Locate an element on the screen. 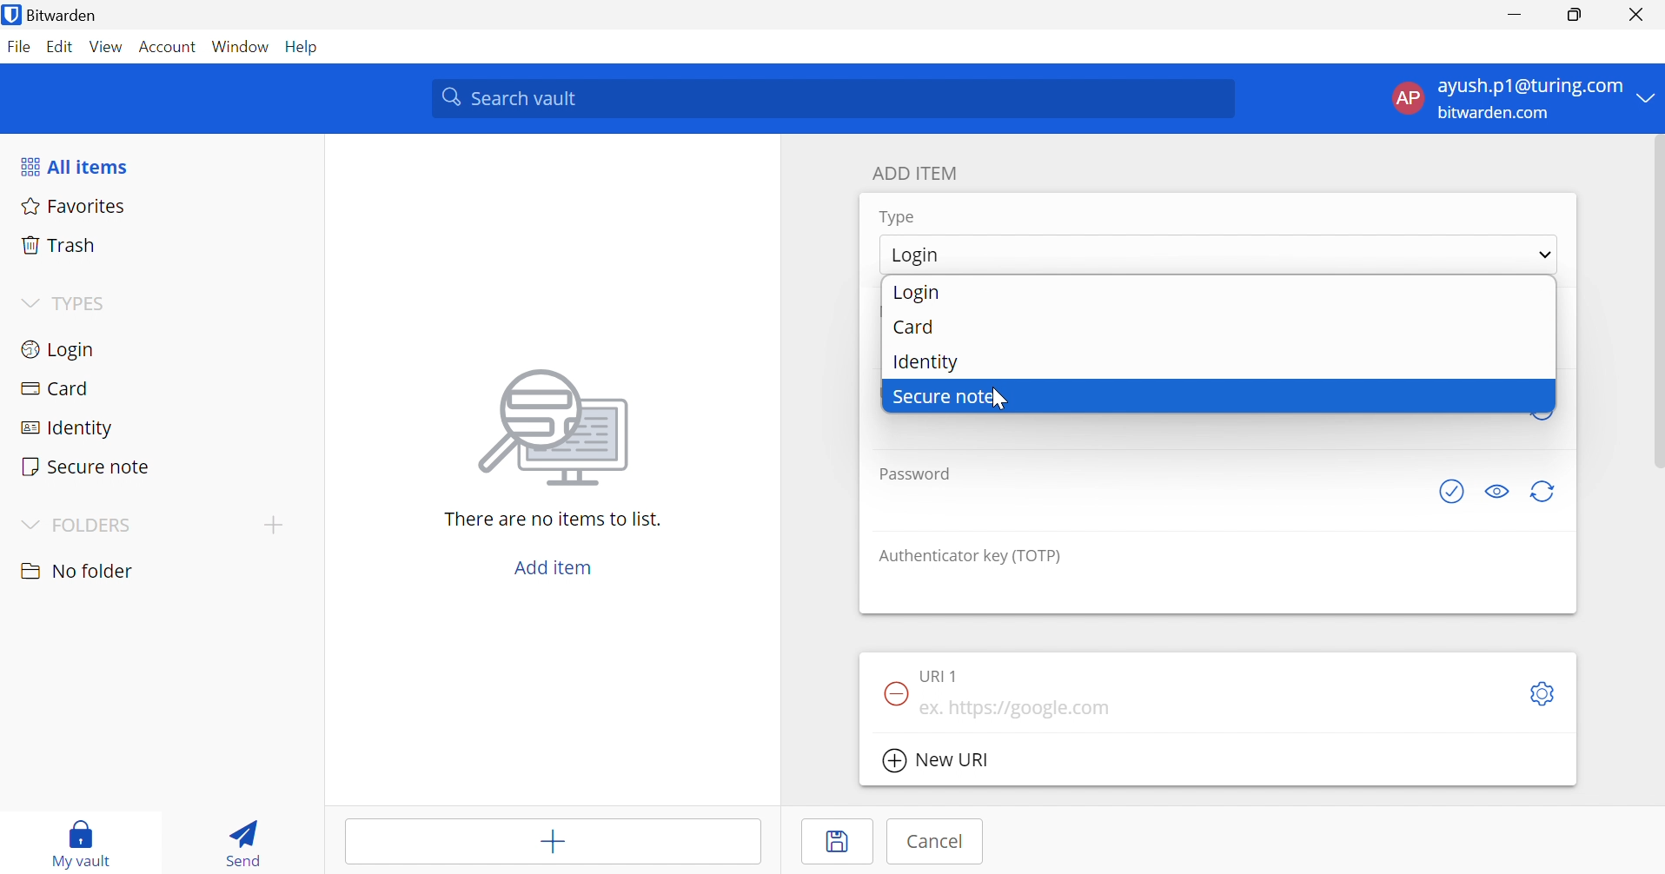  Close is located at coordinates (1635, 15).